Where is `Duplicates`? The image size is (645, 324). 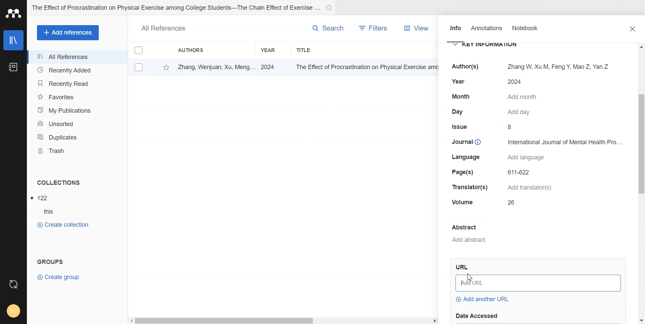 Duplicates is located at coordinates (77, 137).